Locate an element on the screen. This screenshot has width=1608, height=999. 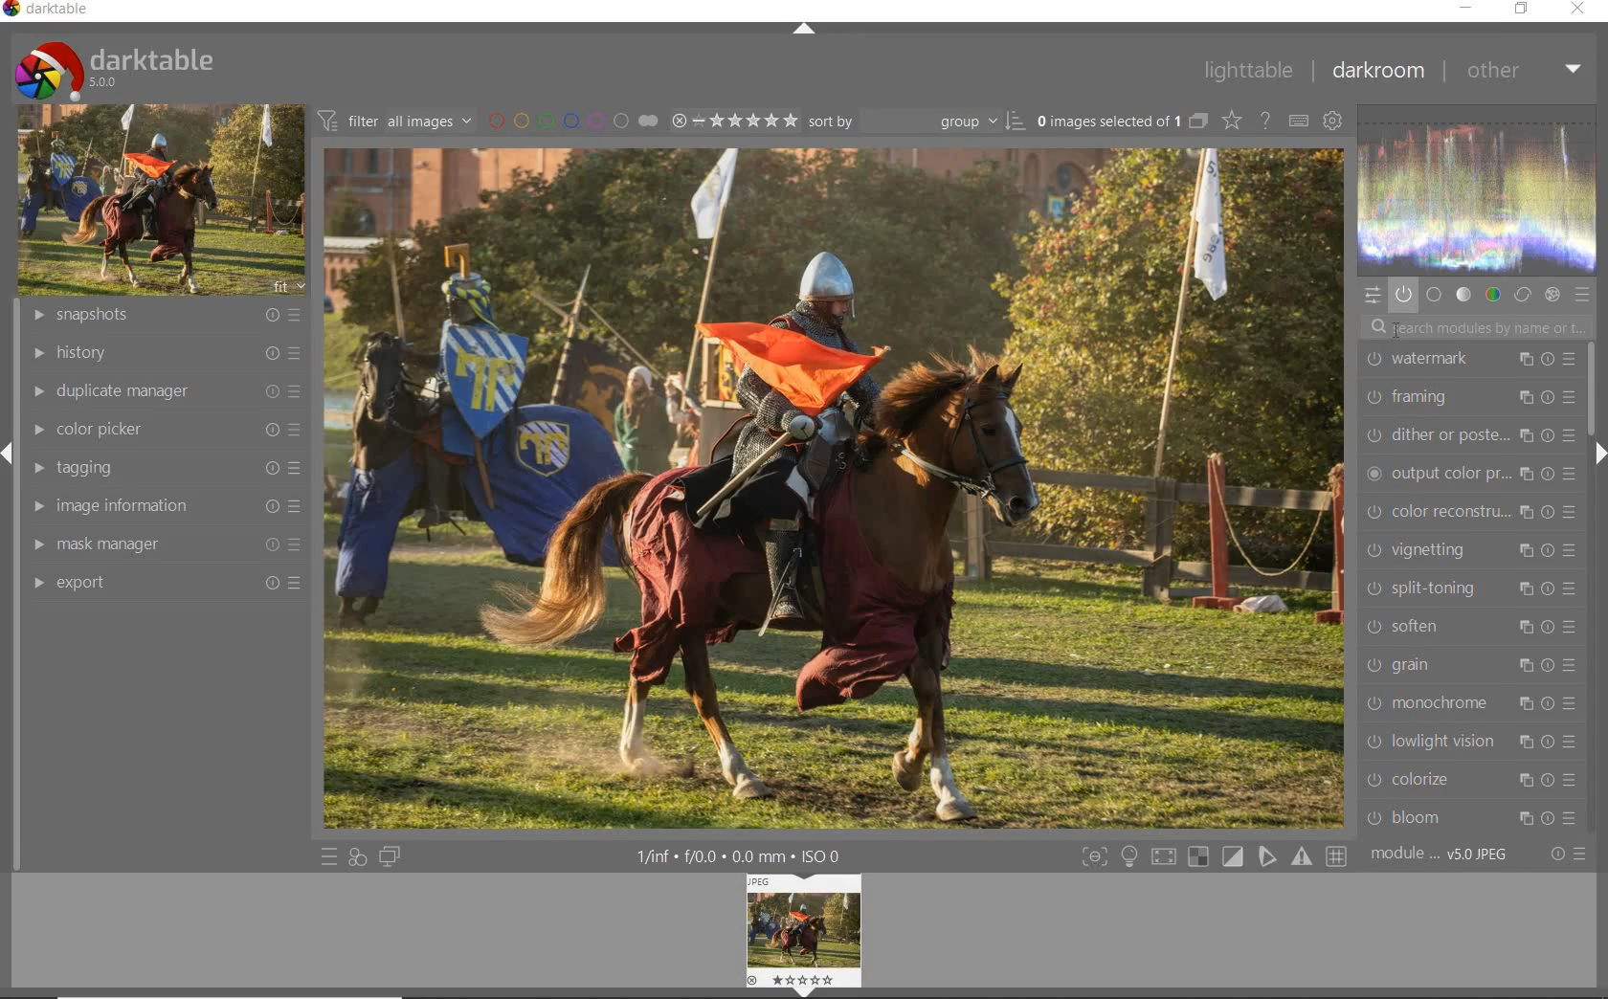
image information is located at coordinates (163, 509).